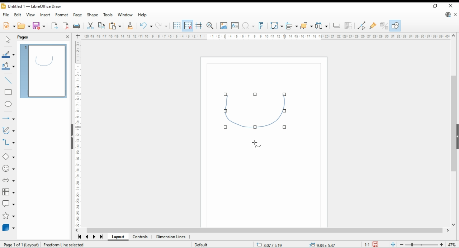  I want to click on default, so click(201, 245).